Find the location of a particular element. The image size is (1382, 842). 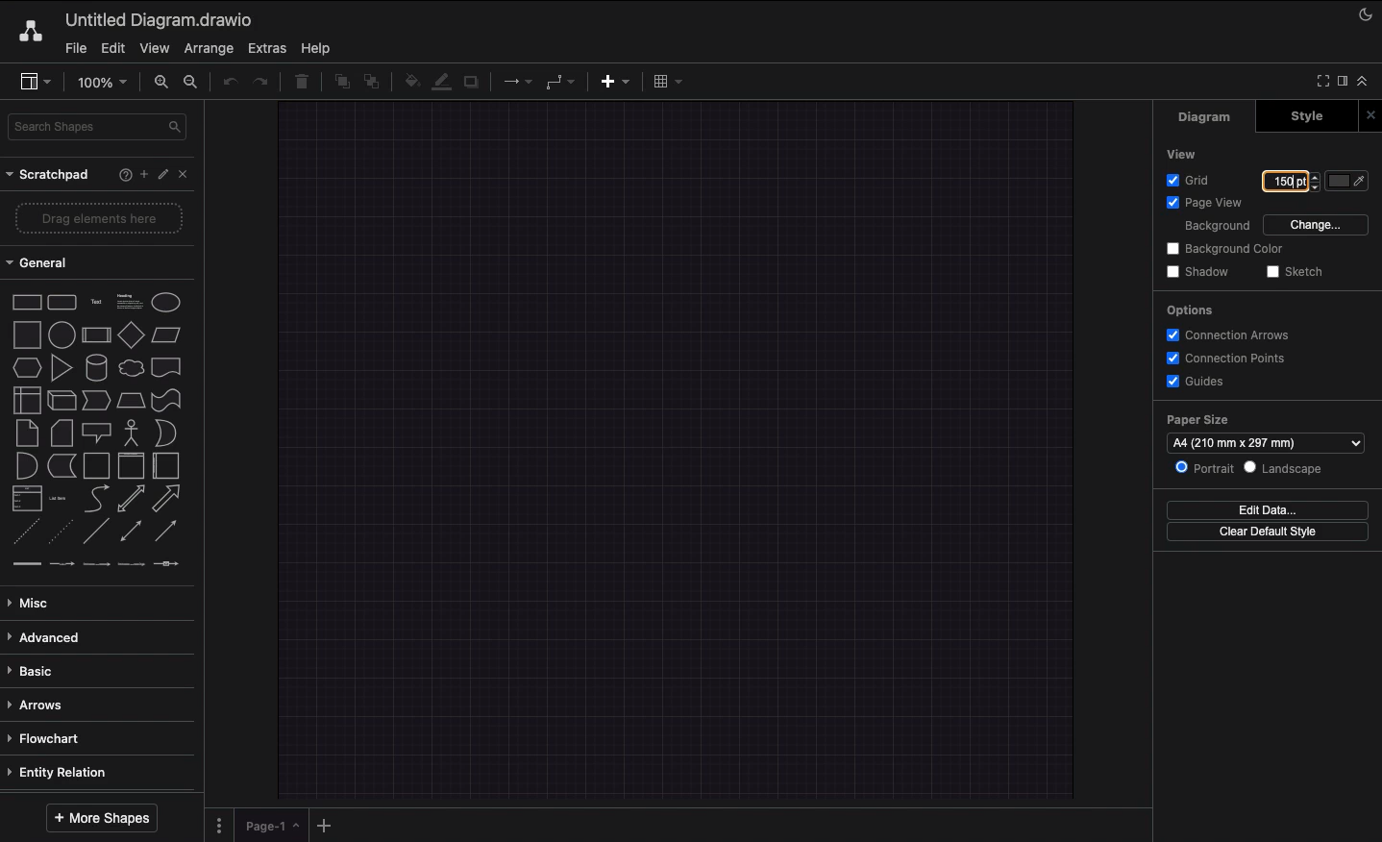

Redo is located at coordinates (263, 83).